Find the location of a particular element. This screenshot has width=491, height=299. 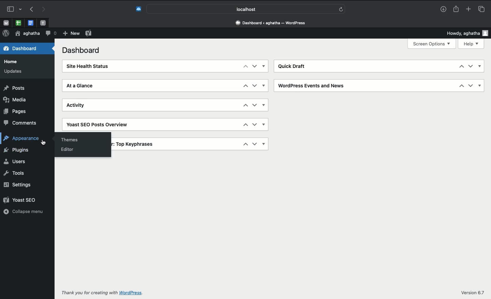

Show is located at coordinates (480, 86).